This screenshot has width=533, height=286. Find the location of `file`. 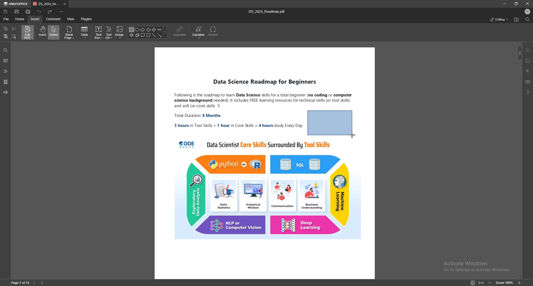

file is located at coordinates (6, 19).